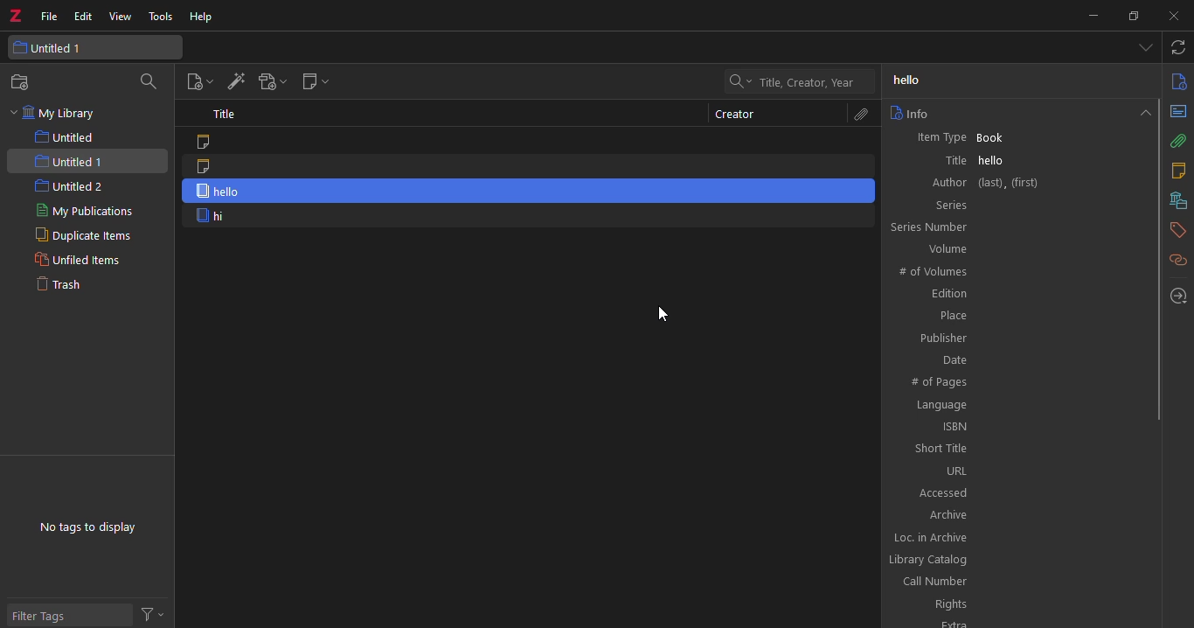  What do you see at coordinates (75, 261) in the screenshot?
I see `unfiled items` at bounding box center [75, 261].